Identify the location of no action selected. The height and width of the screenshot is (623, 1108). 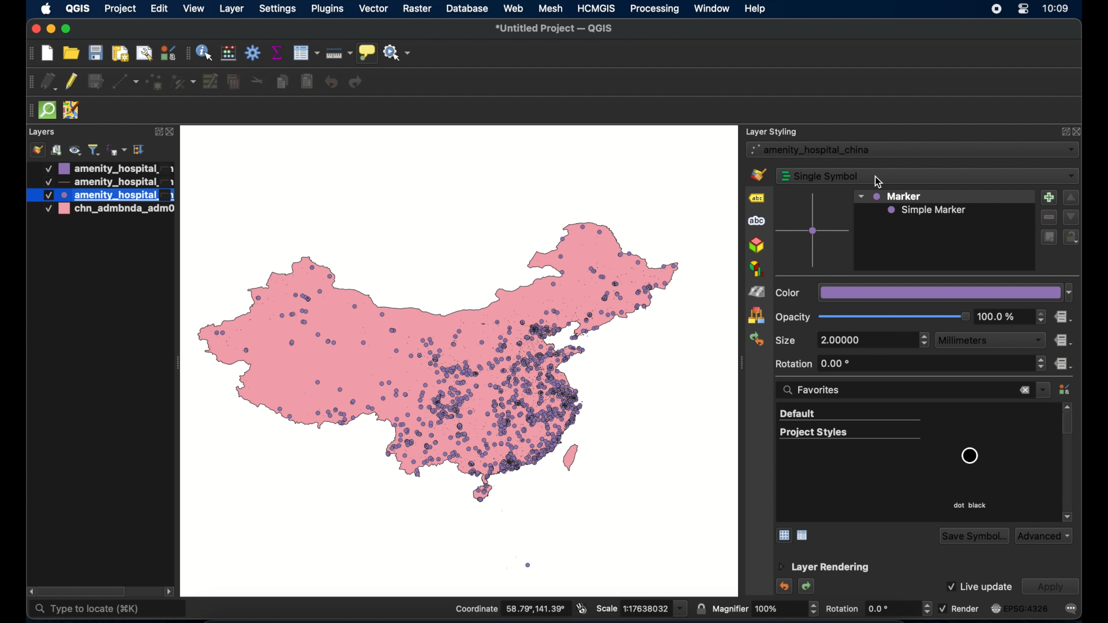
(398, 53).